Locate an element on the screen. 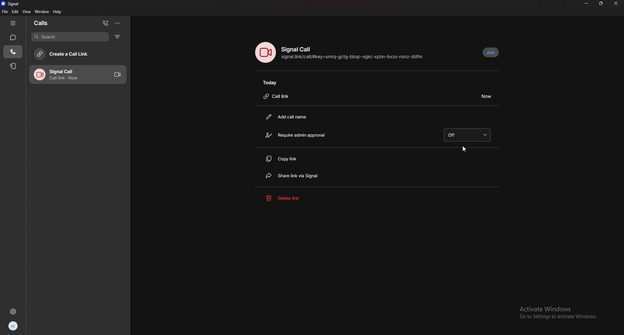 The image size is (624, 335). chats is located at coordinates (13, 38).